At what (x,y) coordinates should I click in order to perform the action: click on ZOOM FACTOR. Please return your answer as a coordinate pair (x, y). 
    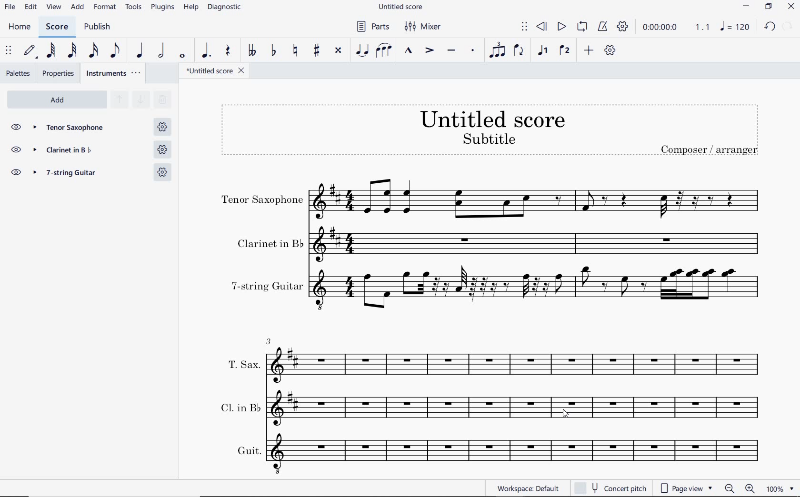
    Looking at the image, I should click on (780, 488).